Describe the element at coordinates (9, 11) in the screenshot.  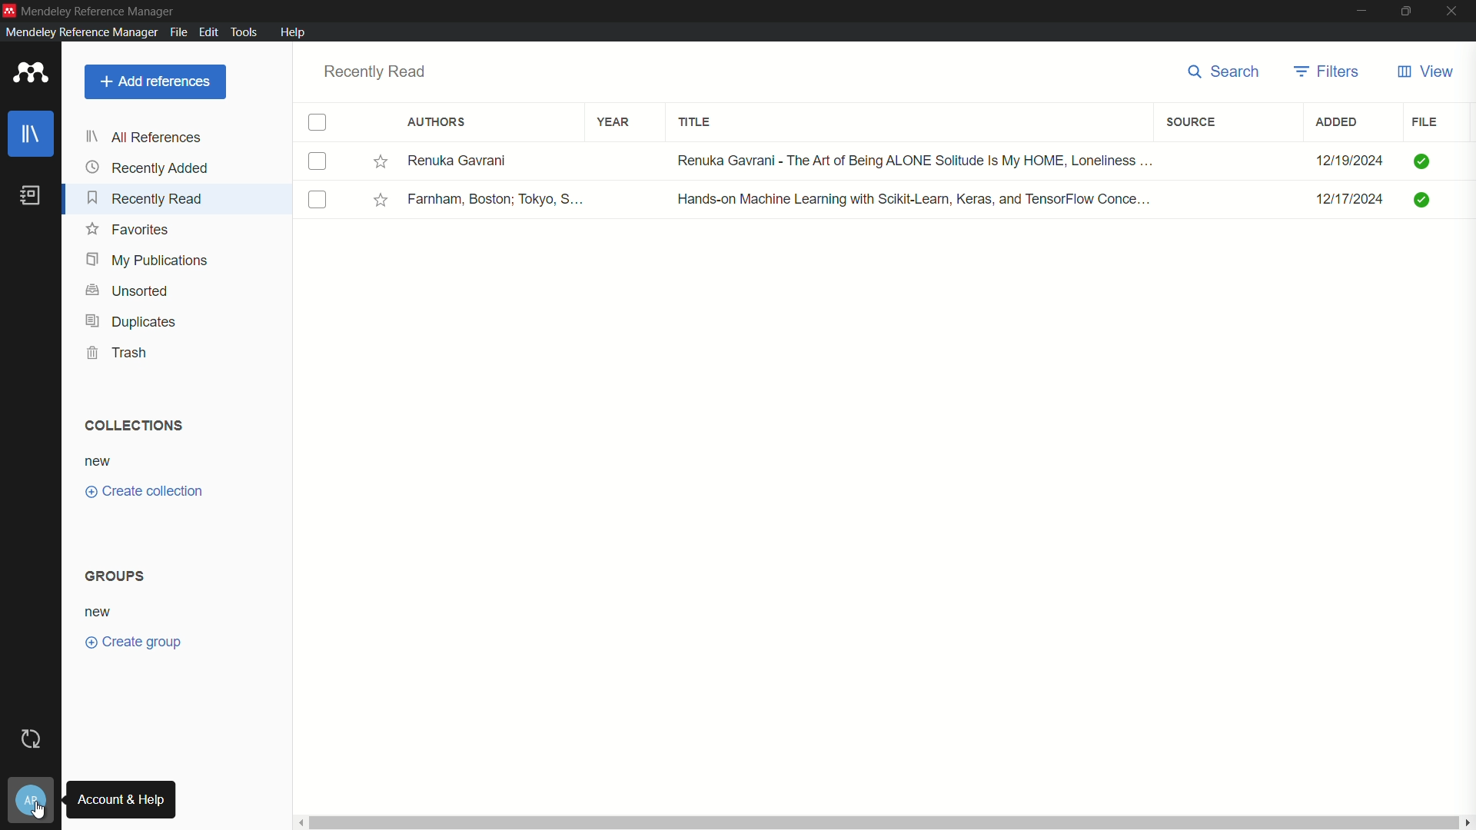
I see `app icon` at that location.